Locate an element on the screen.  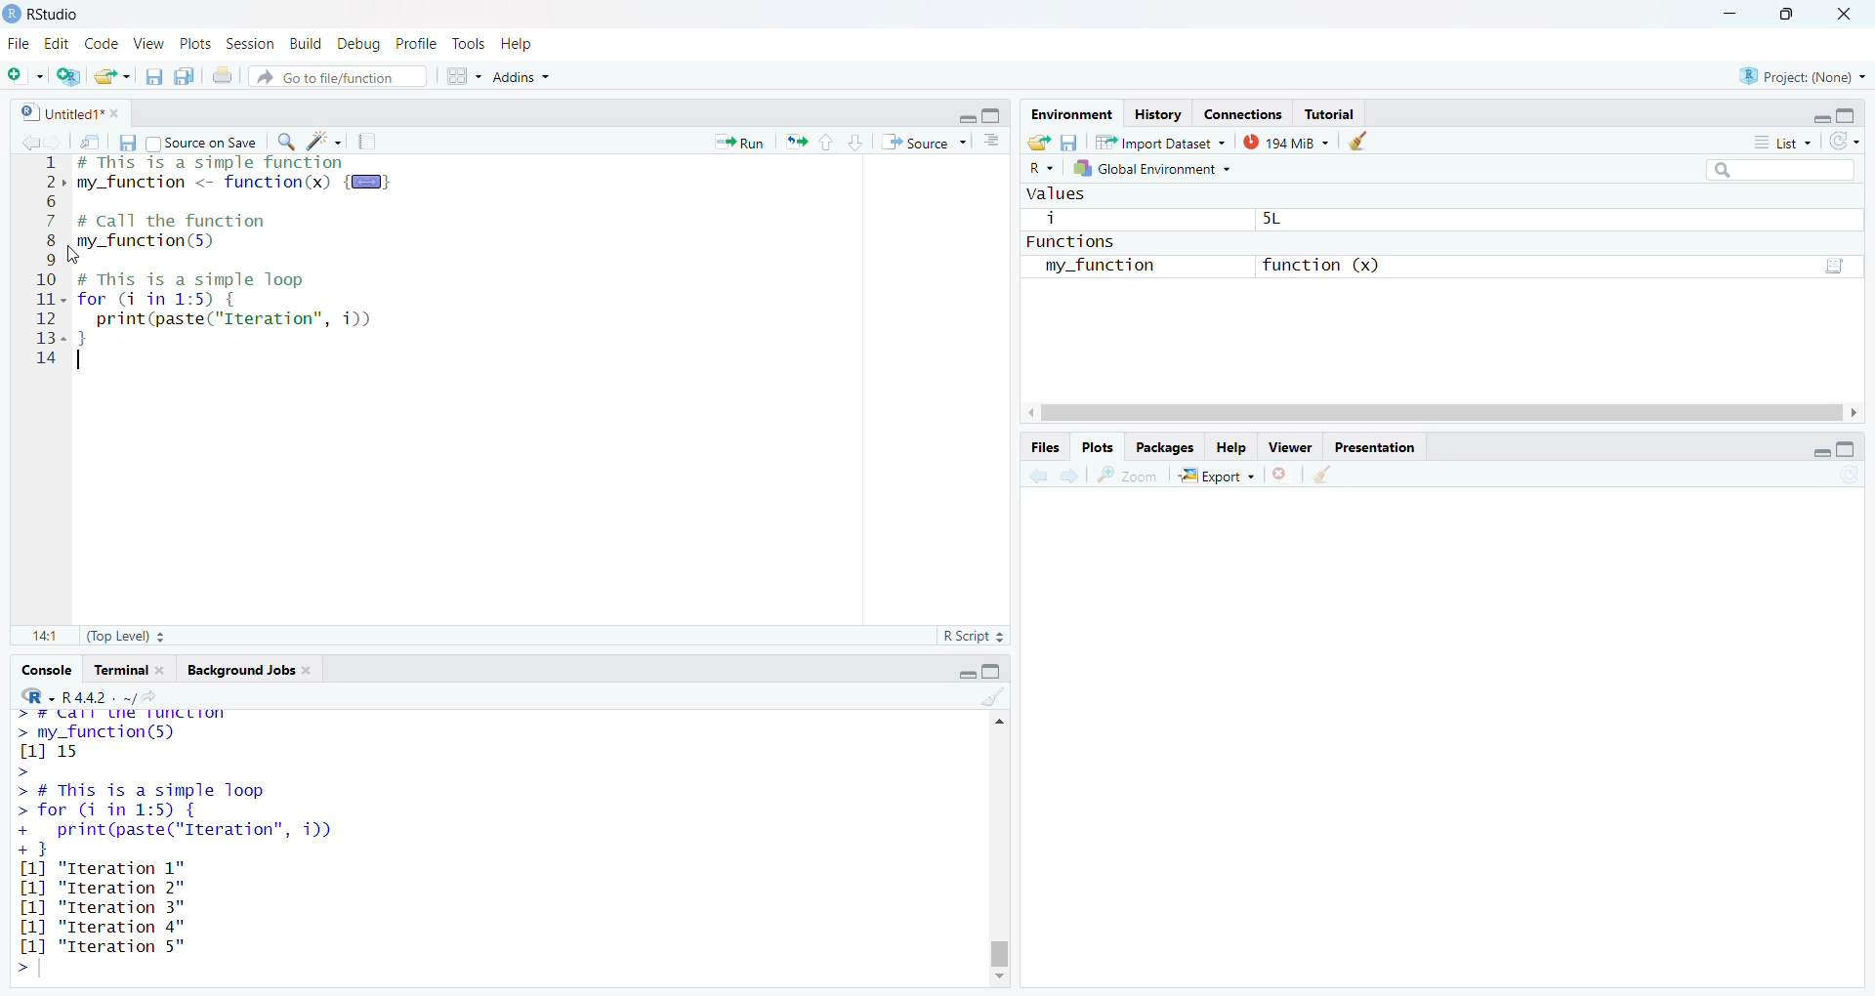
typing cursor is located at coordinates (88, 362).